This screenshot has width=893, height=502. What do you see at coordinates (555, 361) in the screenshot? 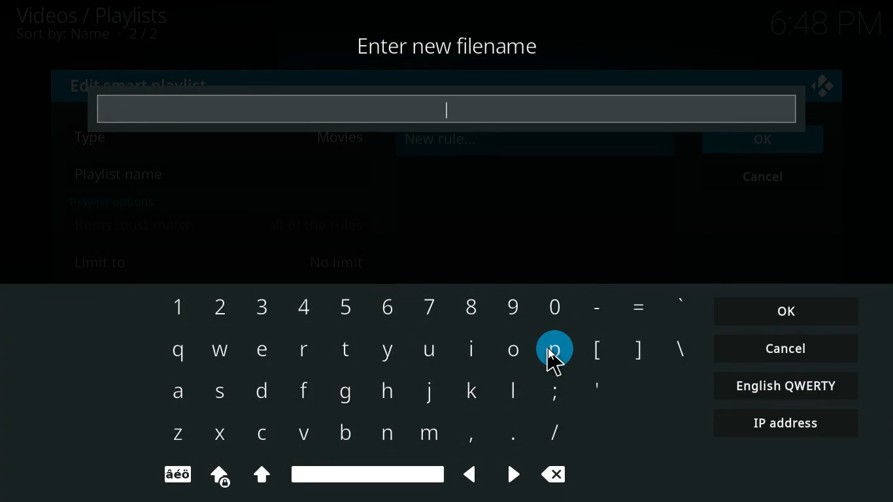
I see `cursor` at bounding box center [555, 361].